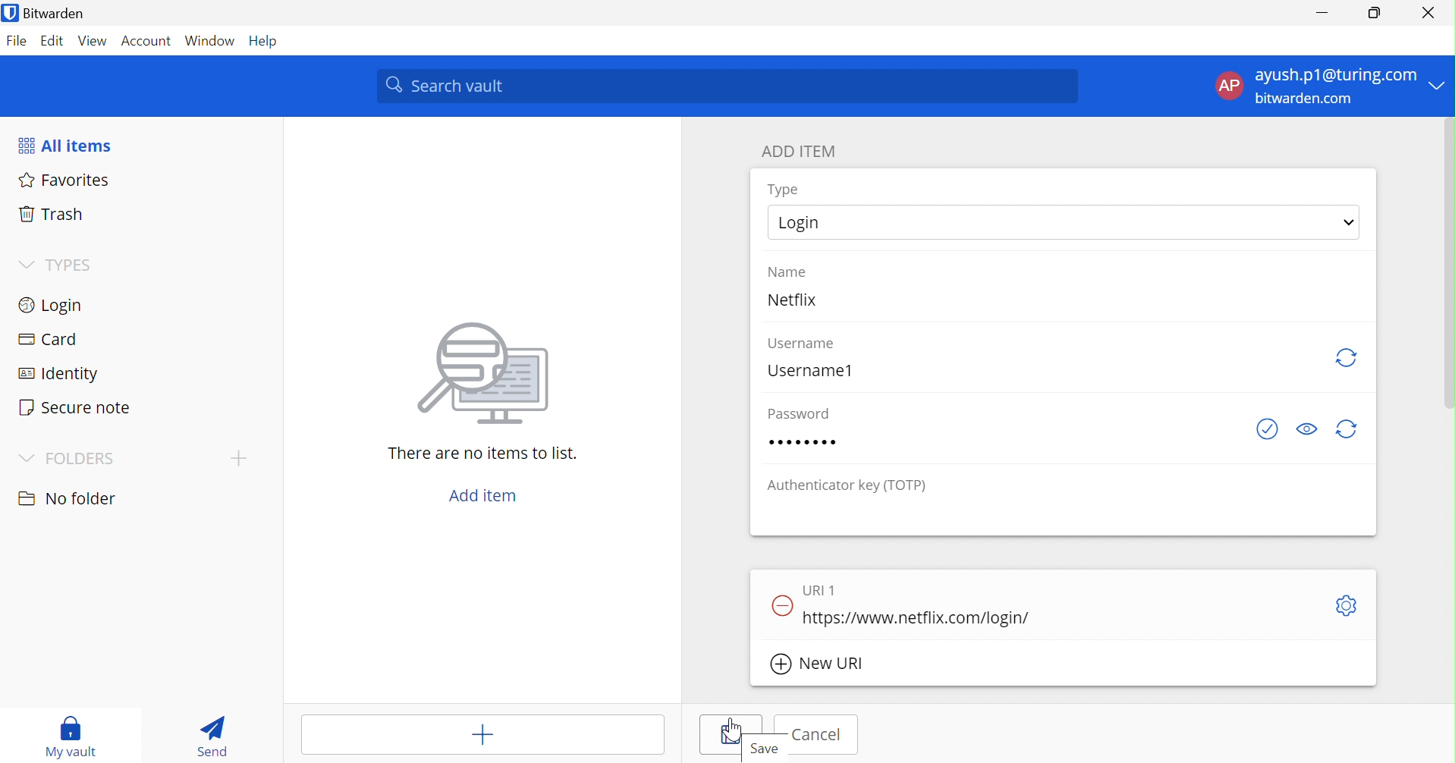 This screenshot has width=1455, height=763. Describe the element at coordinates (46, 337) in the screenshot. I see `Card` at that location.